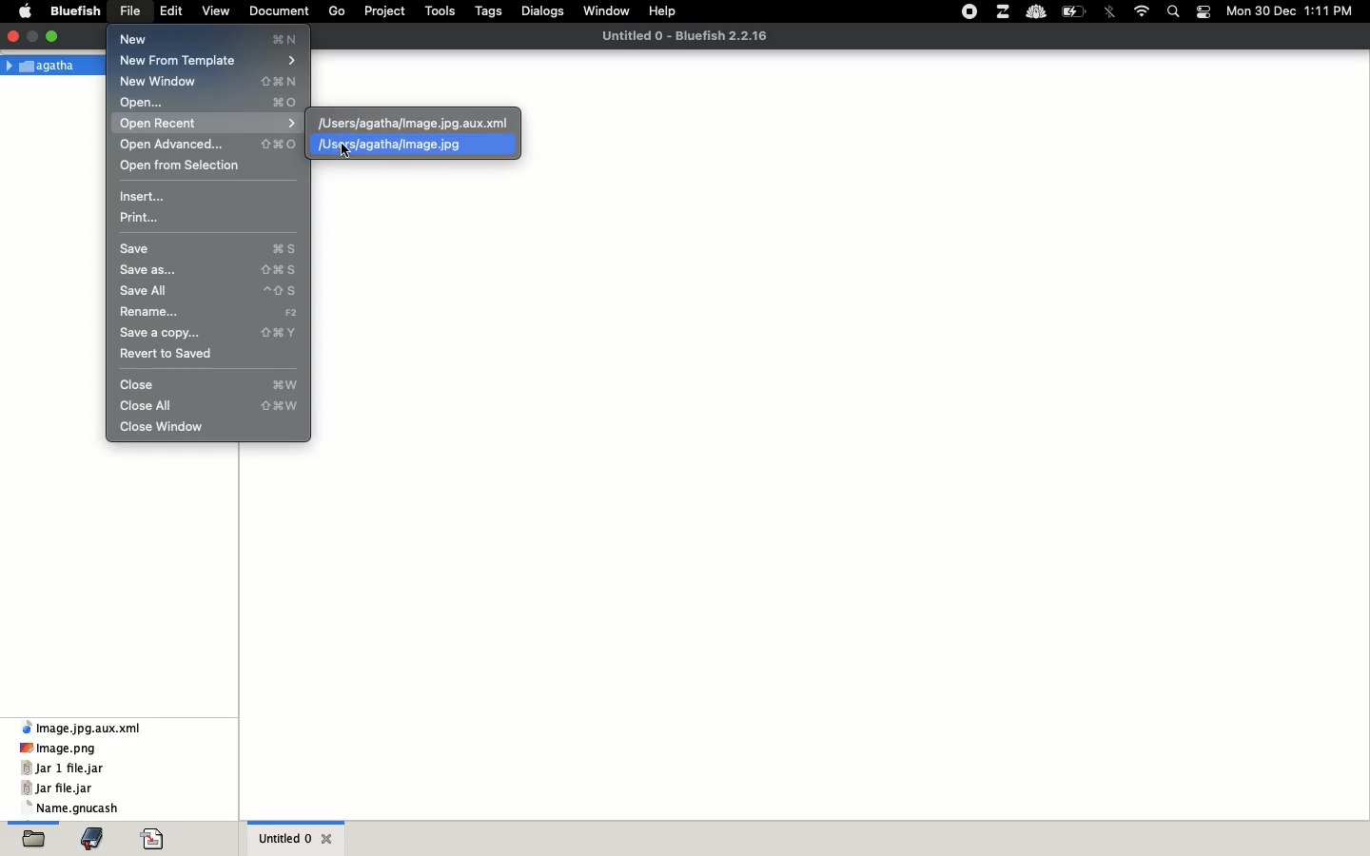 The image size is (1370, 856). What do you see at coordinates (490, 10) in the screenshot?
I see `tags` at bounding box center [490, 10].